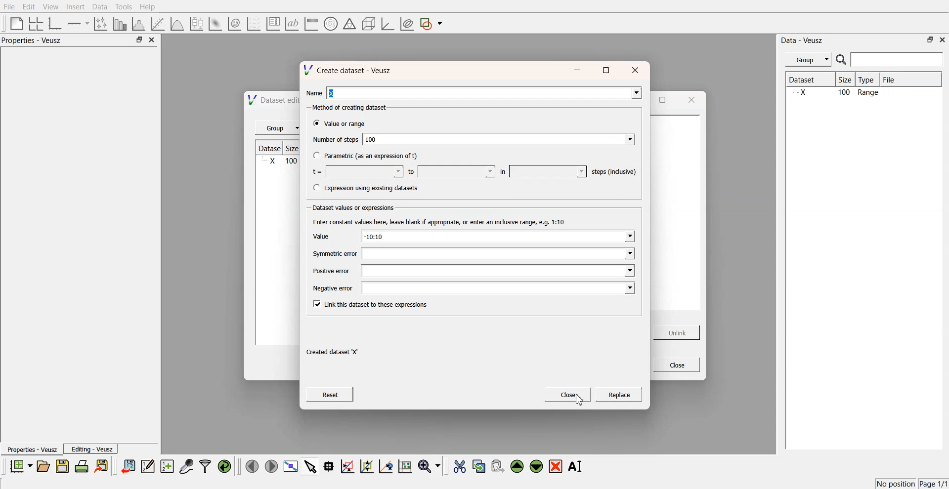  Describe the element at coordinates (140, 23) in the screenshot. I see `histogram` at that location.